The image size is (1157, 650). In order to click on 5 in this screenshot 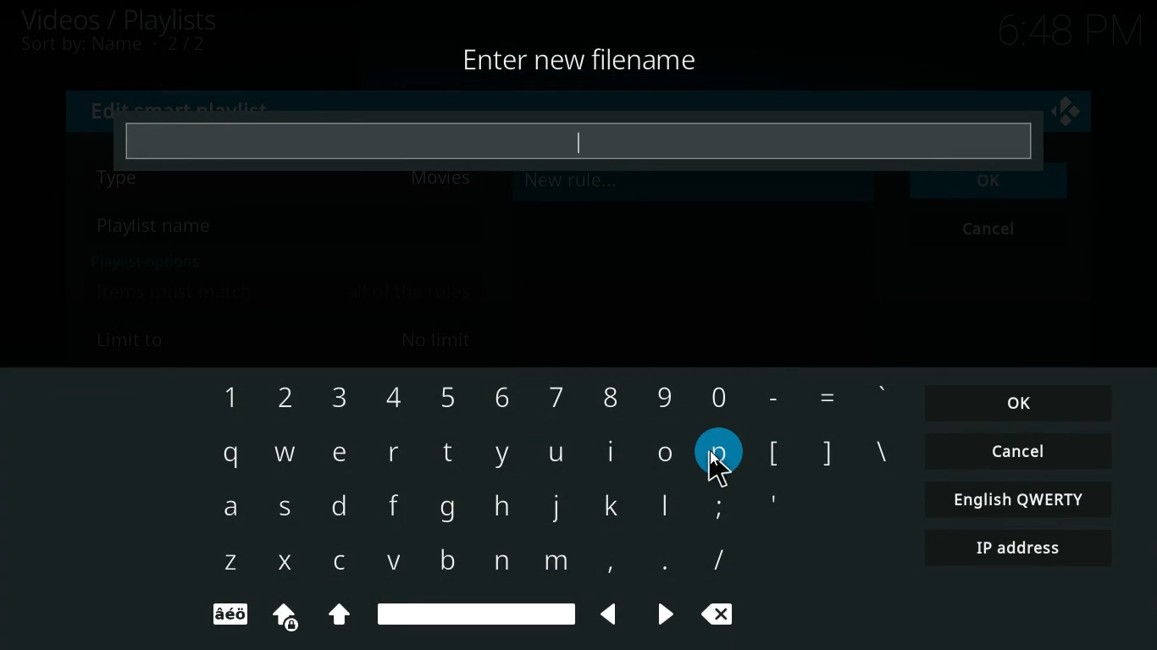, I will do `click(446, 396)`.